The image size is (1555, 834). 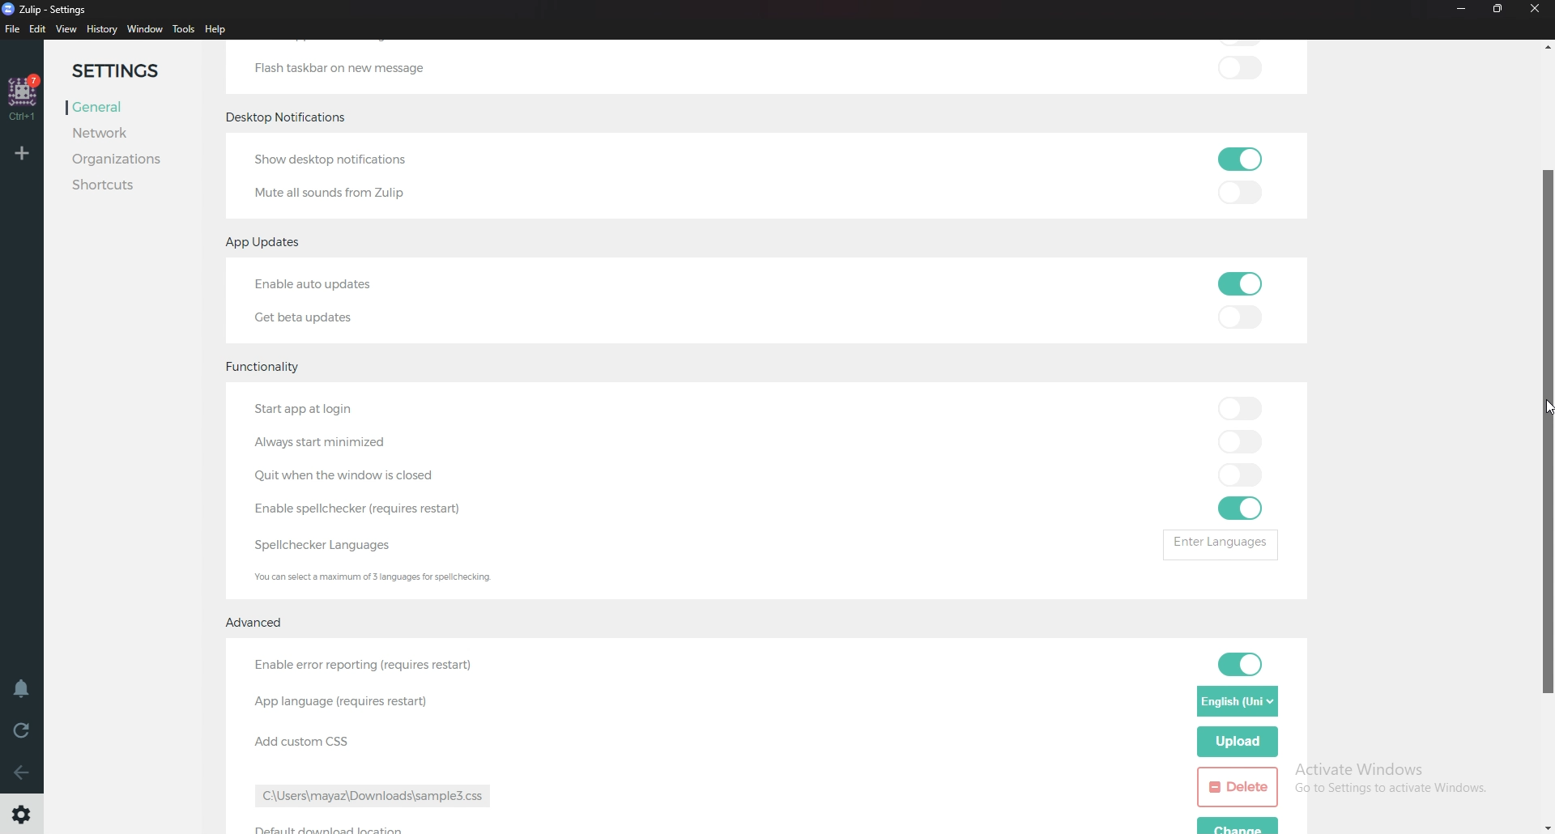 What do you see at coordinates (1541, 407) in the screenshot?
I see `cursor` at bounding box center [1541, 407].